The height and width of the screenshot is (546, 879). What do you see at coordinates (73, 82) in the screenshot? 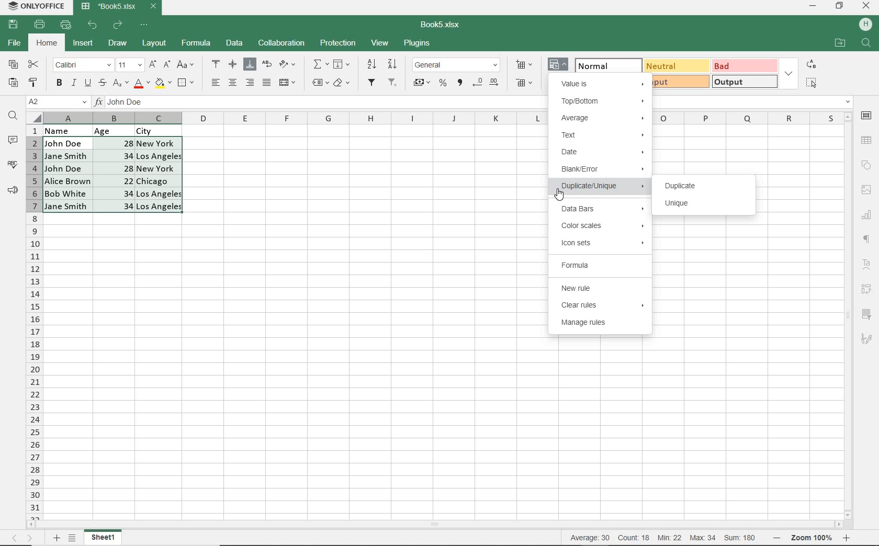
I see `ITALIC` at bounding box center [73, 82].